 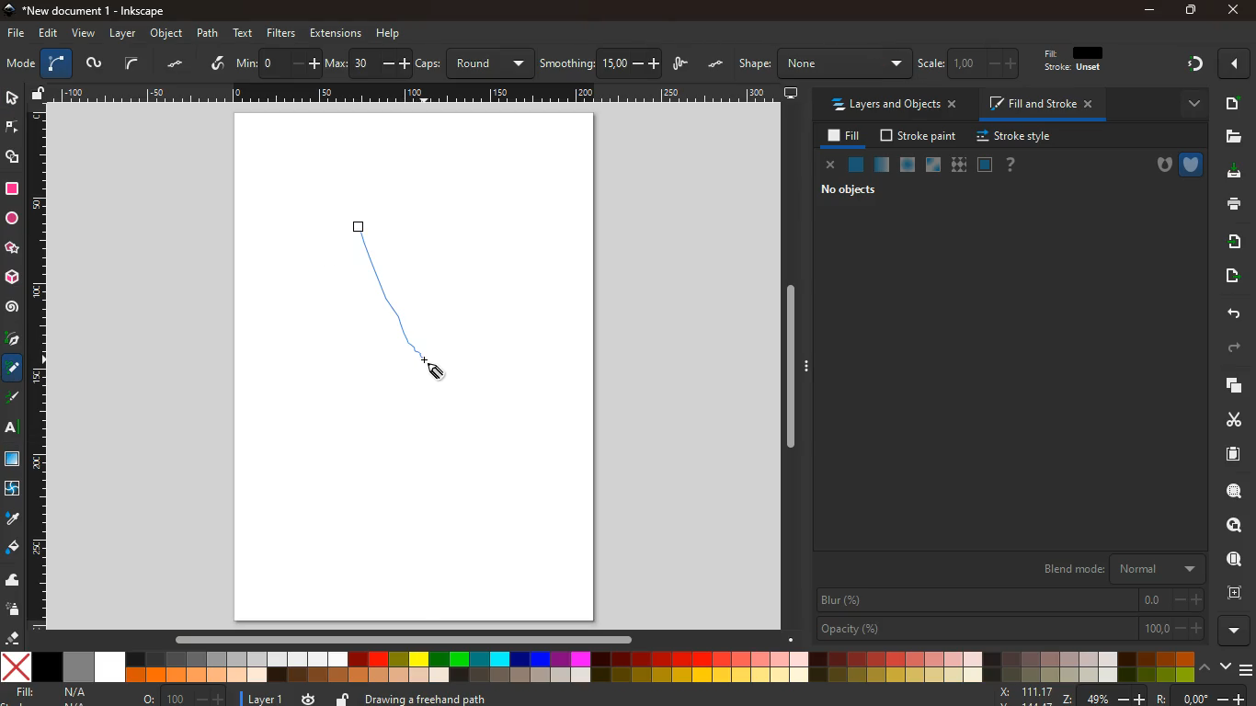 What do you see at coordinates (14, 548) in the screenshot?
I see `paint` at bounding box center [14, 548].